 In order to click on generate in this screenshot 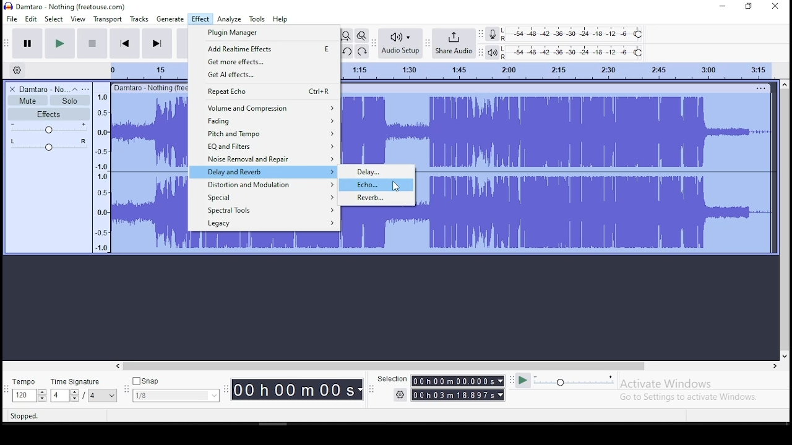, I will do `click(170, 20)`.